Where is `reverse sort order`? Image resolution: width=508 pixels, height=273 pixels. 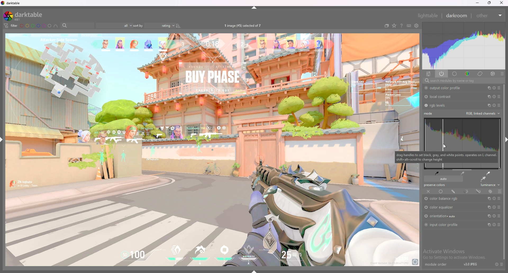
reverse sort order is located at coordinates (178, 25).